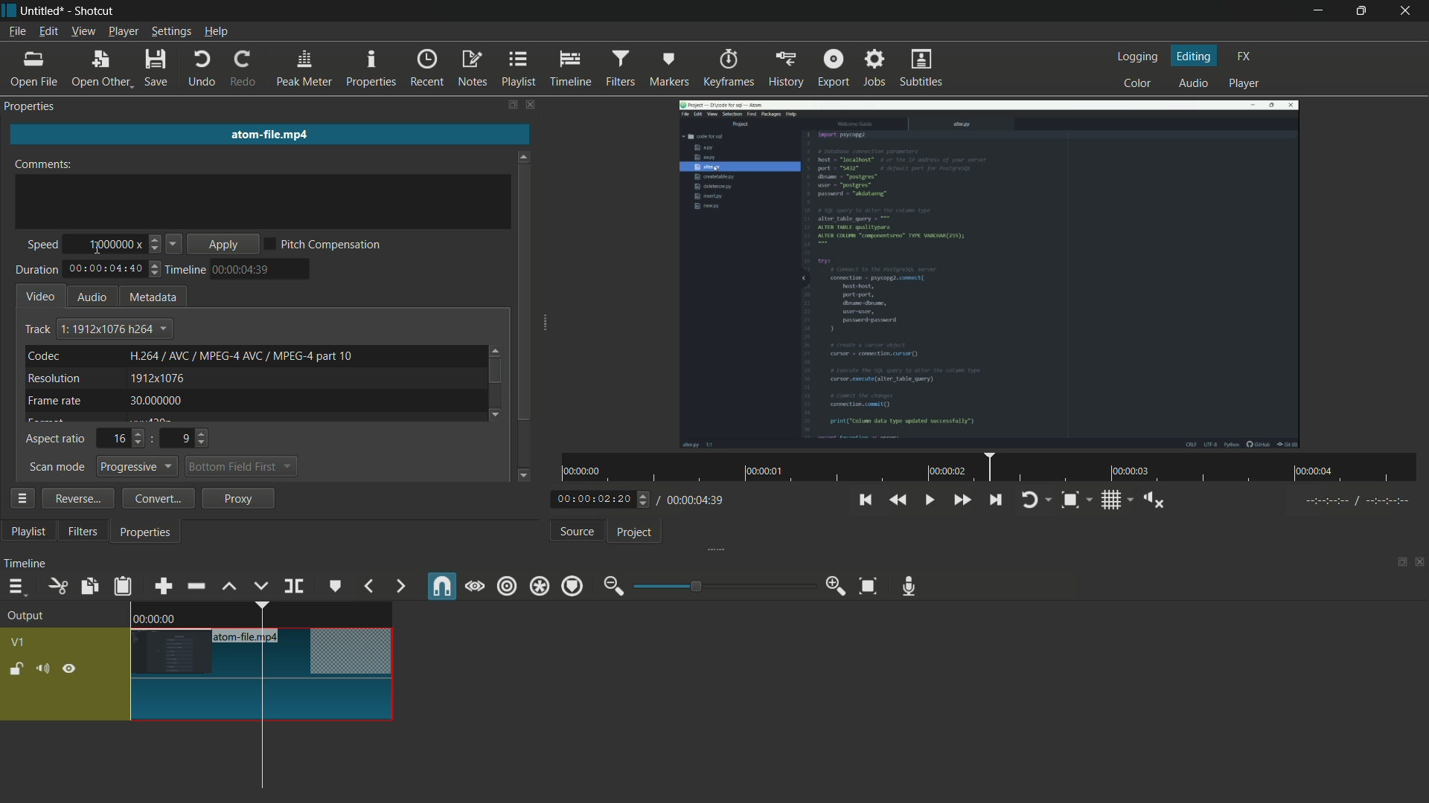  What do you see at coordinates (636, 532) in the screenshot?
I see `project` at bounding box center [636, 532].